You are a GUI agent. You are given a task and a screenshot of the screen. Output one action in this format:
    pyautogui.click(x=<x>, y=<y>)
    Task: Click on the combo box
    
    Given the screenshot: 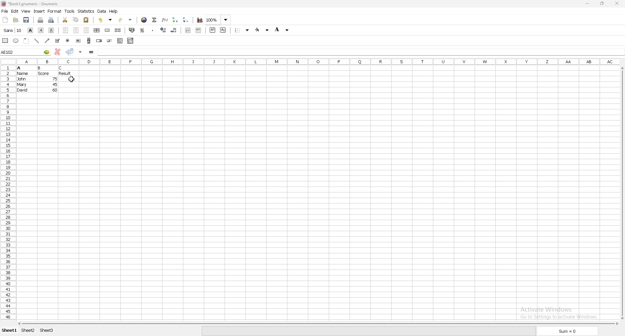 What is the action you would take?
    pyautogui.click(x=131, y=41)
    